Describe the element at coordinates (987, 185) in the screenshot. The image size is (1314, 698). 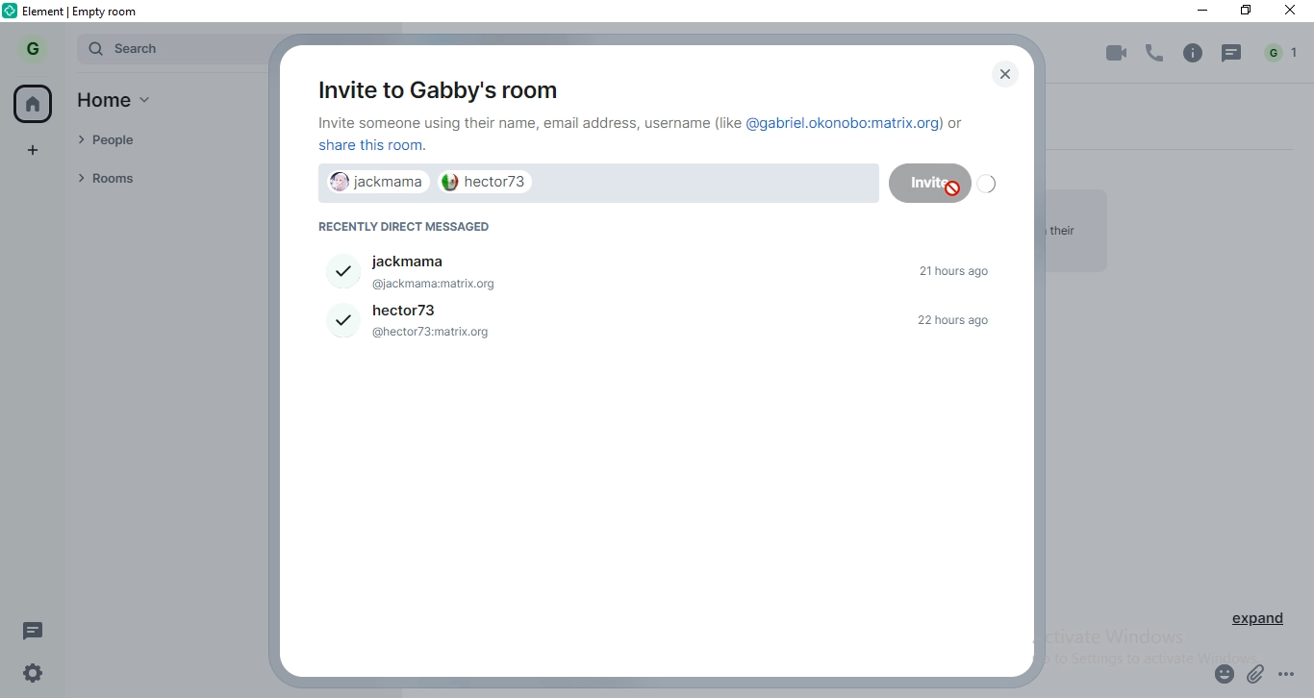
I see `loading bar` at that location.